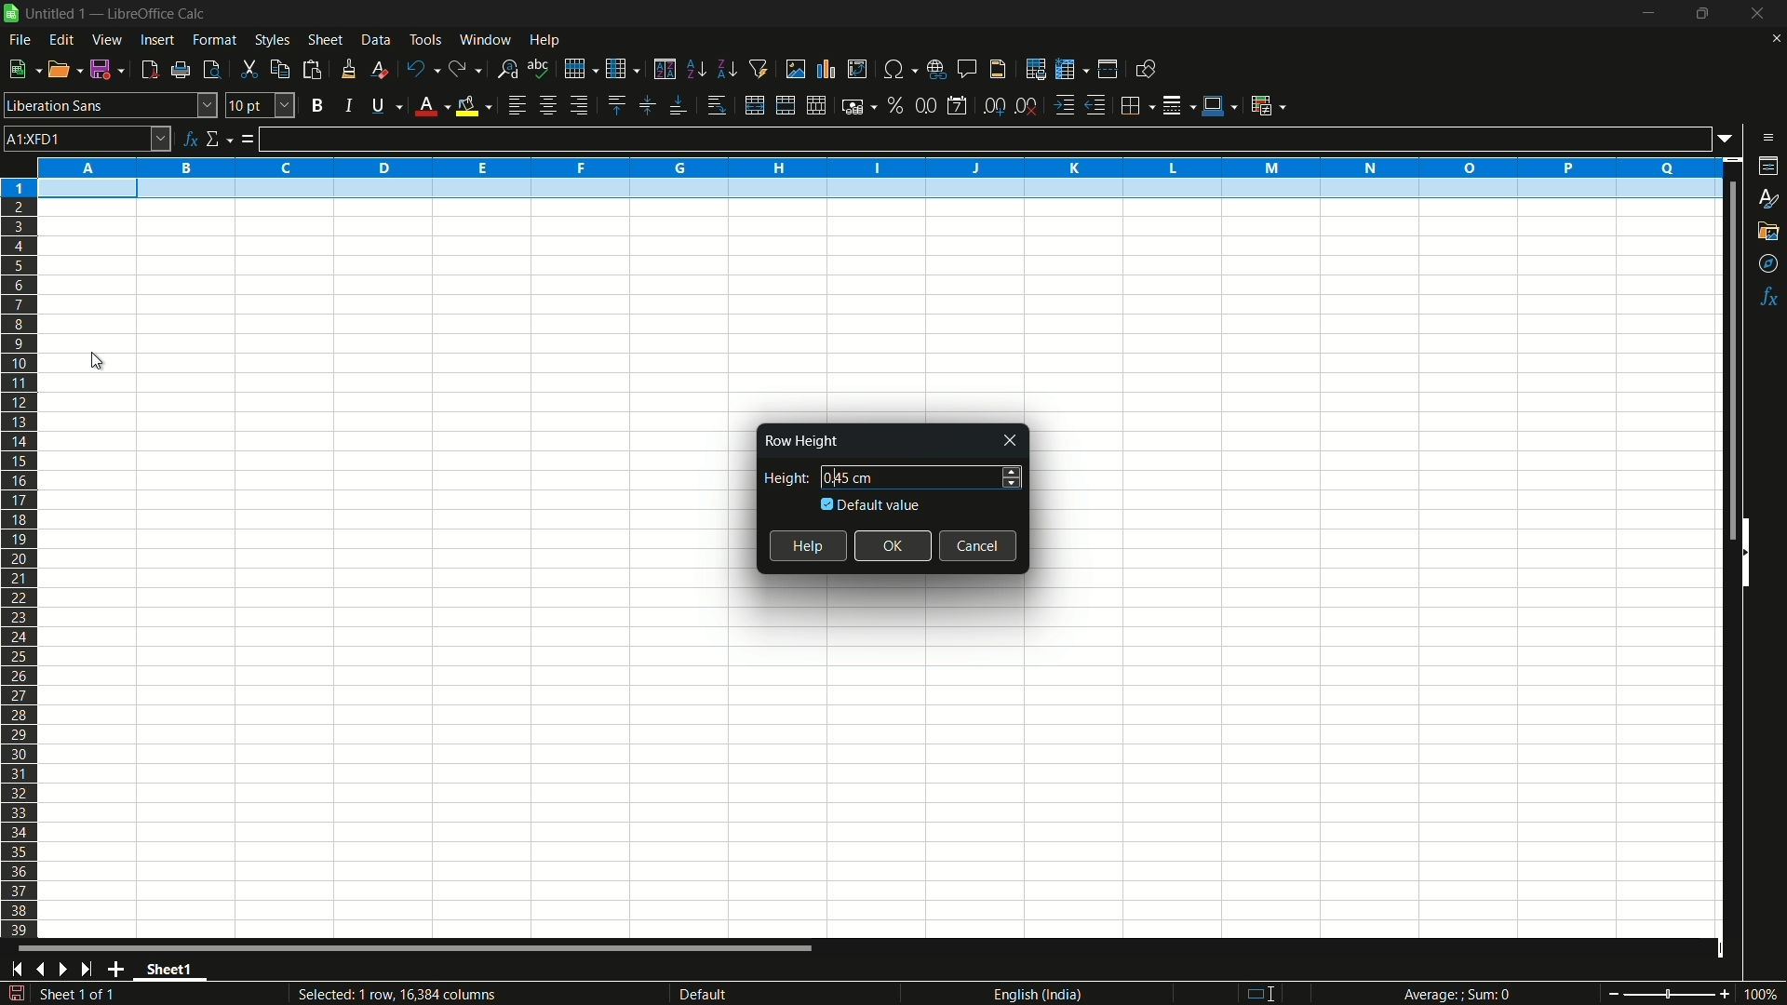  What do you see at coordinates (733, 994) in the screenshot?
I see `default` at bounding box center [733, 994].